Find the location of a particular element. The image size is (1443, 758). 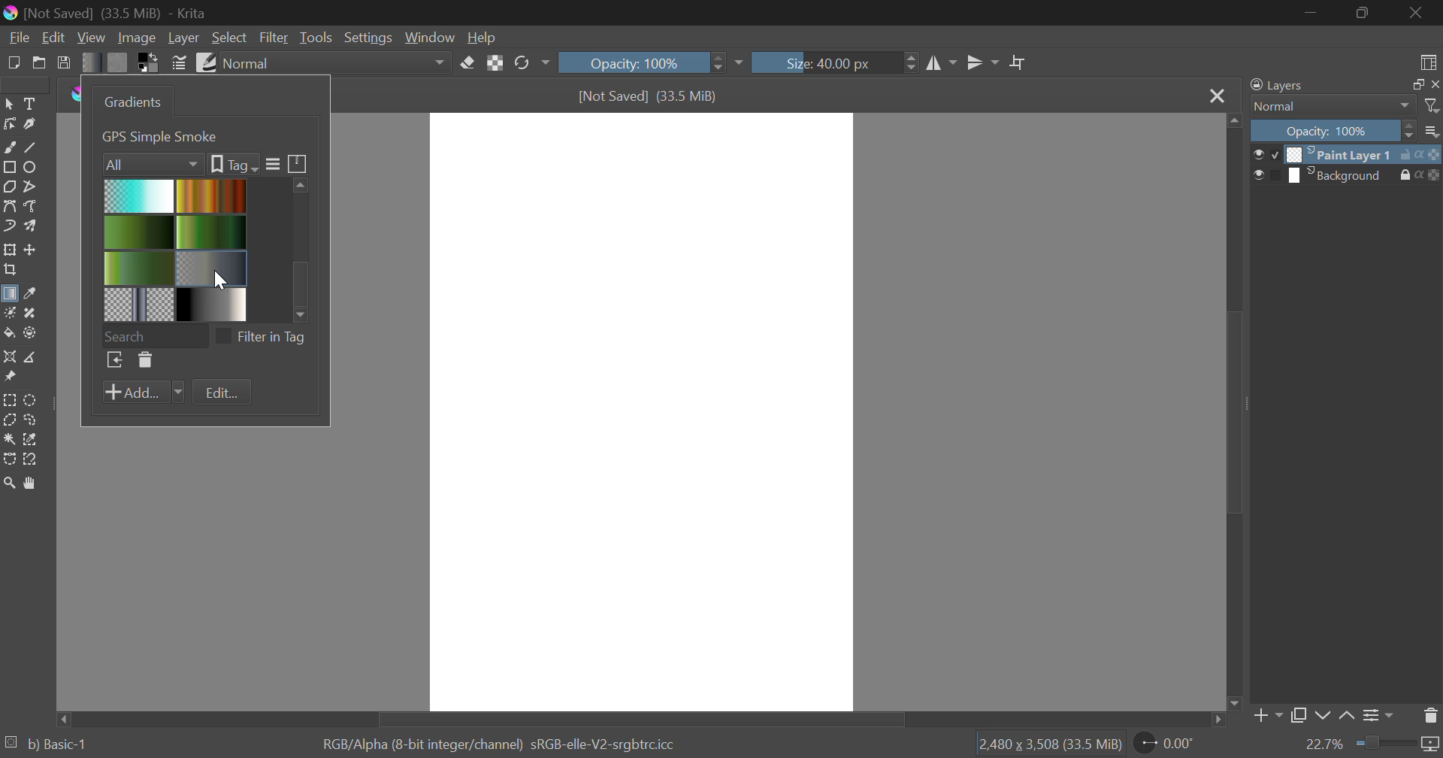

close is located at coordinates (1434, 84).